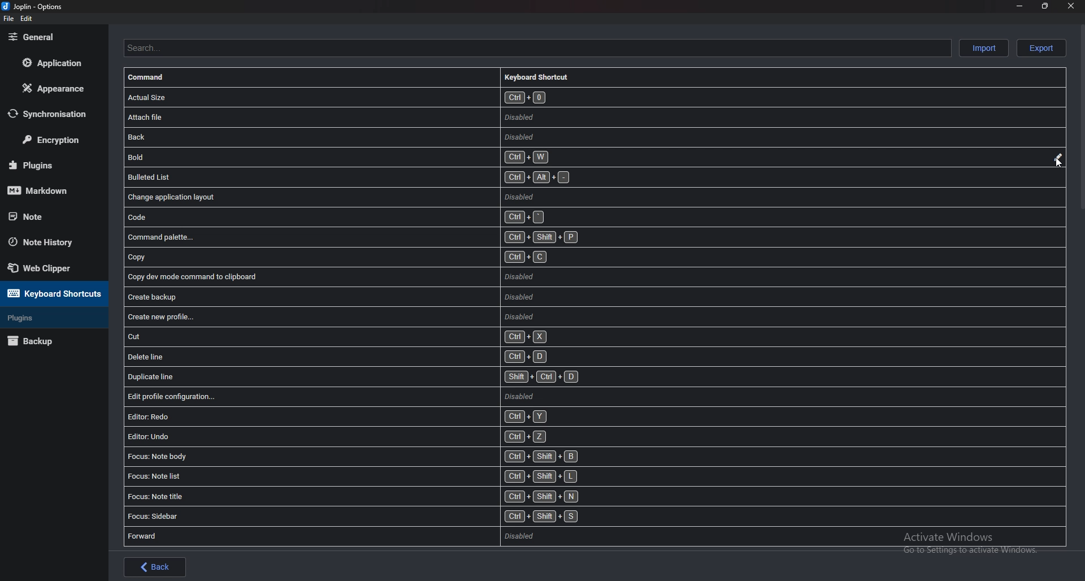  What do you see at coordinates (379, 497) in the screenshot?
I see `Focus note title` at bounding box center [379, 497].